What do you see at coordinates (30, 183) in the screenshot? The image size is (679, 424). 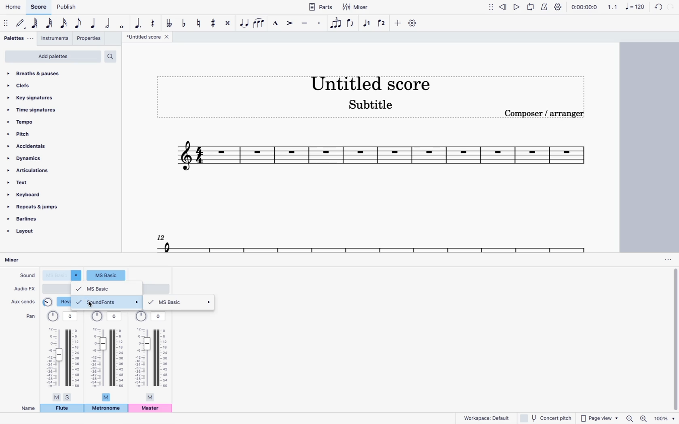 I see `text` at bounding box center [30, 183].